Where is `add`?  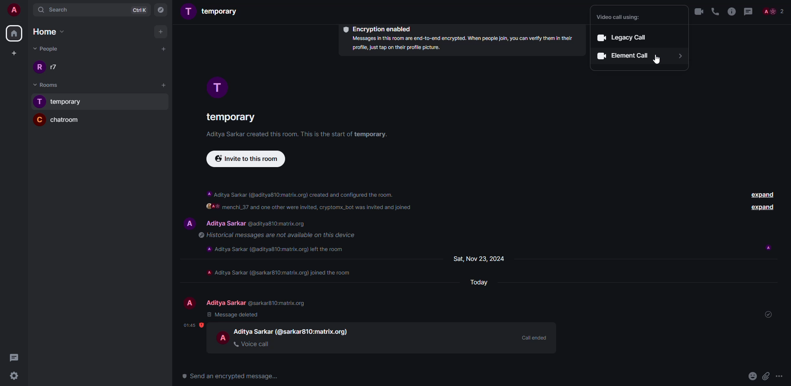 add is located at coordinates (161, 31).